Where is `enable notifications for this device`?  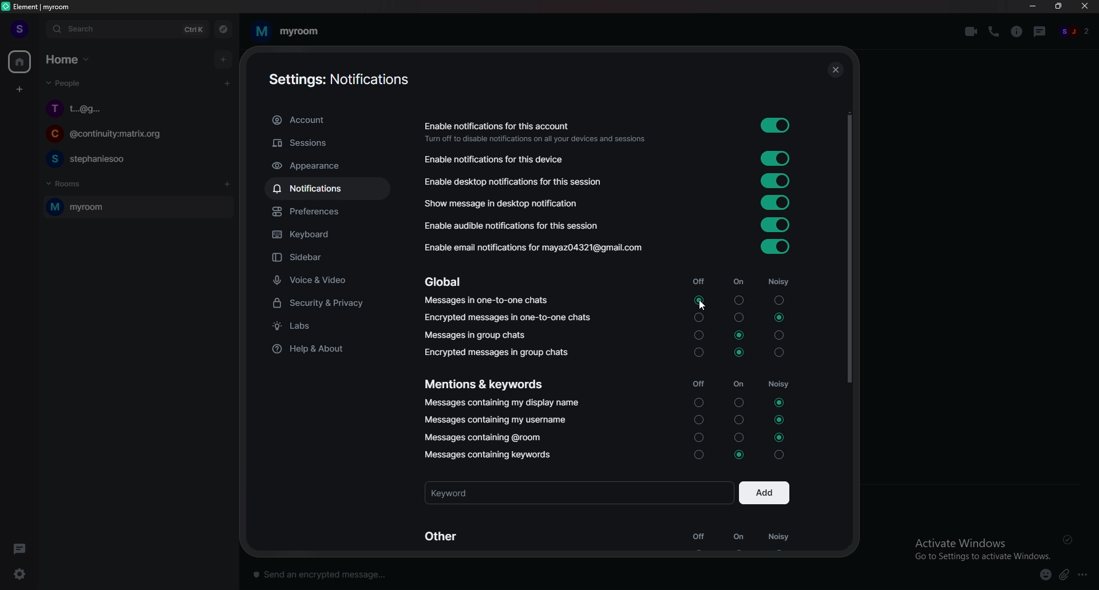
enable notifications for this device is located at coordinates (501, 160).